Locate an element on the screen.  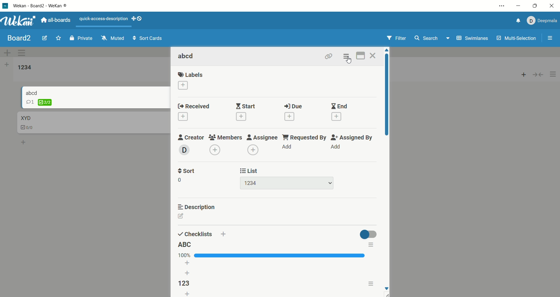
account is located at coordinates (543, 21).